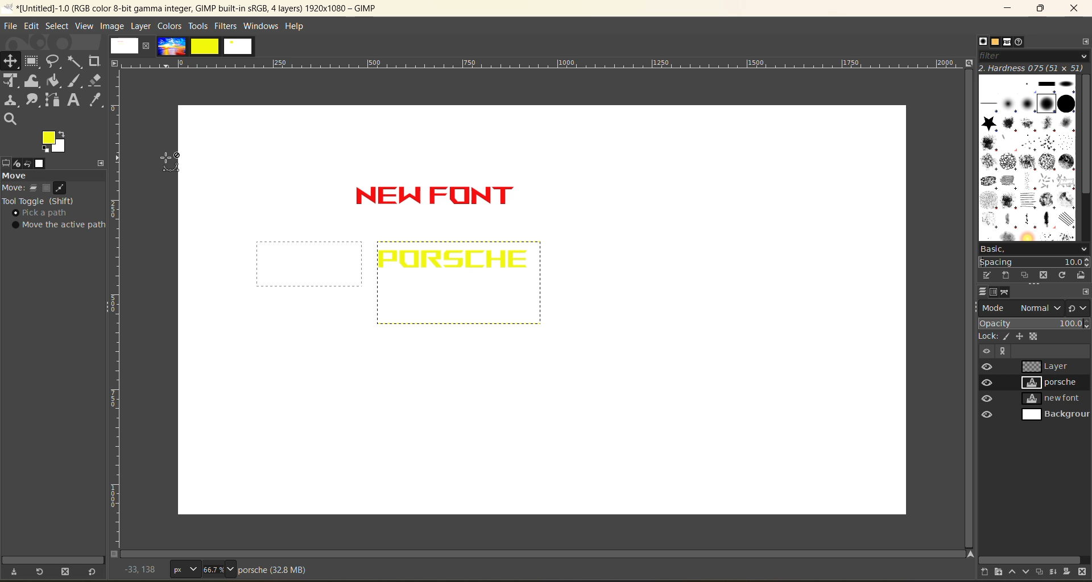 This screenshot has width=1092, height=582. What do you see at coordinates (96, 100) in the screenshot?
I see `color picker` at bounding box center [96, 100].